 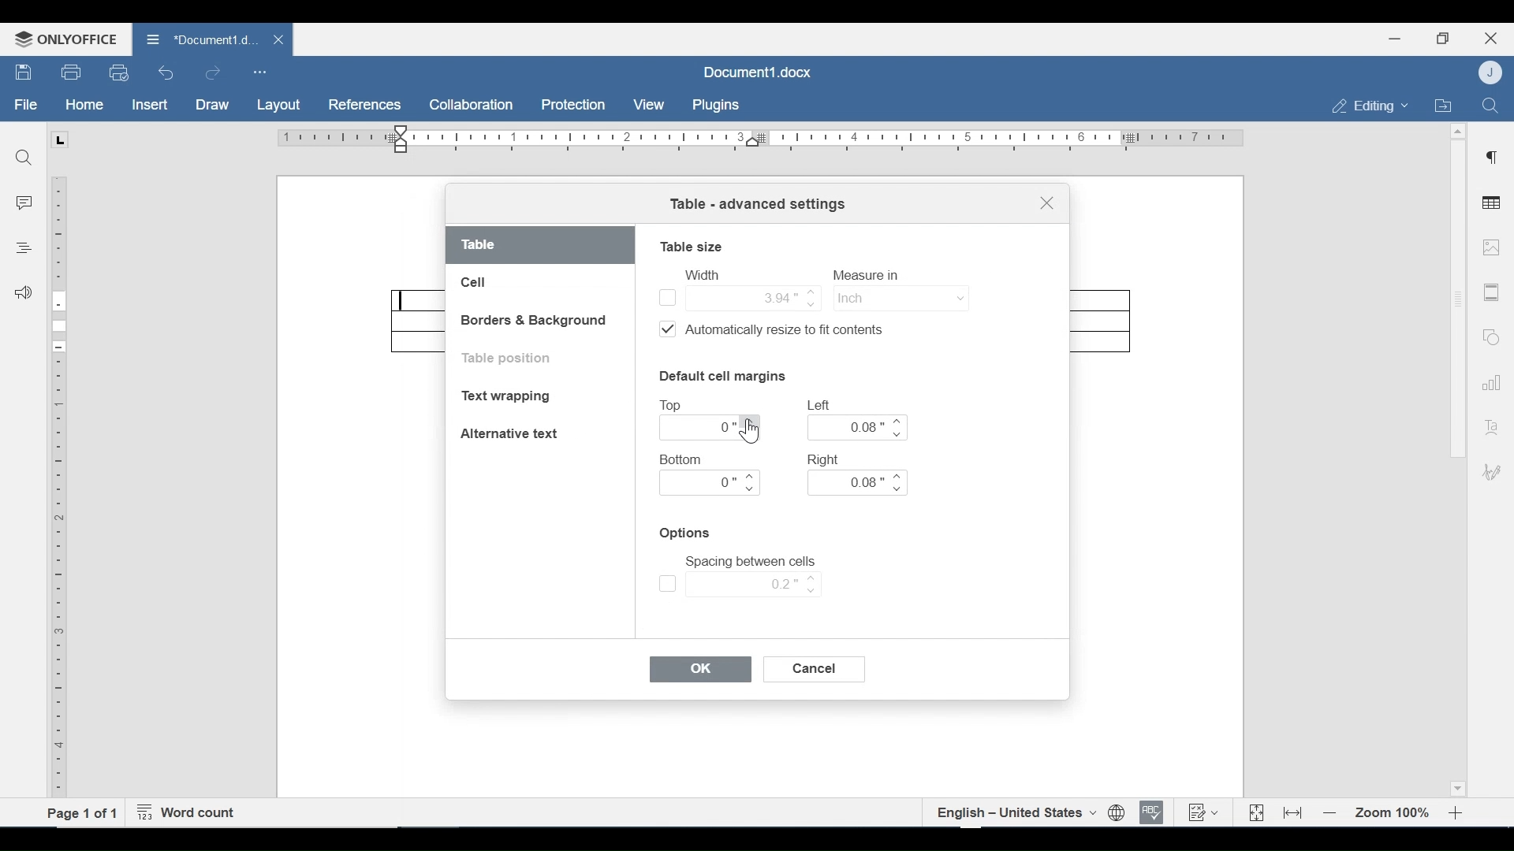 I want to click on Set document language, so click(x=1117, y=813).